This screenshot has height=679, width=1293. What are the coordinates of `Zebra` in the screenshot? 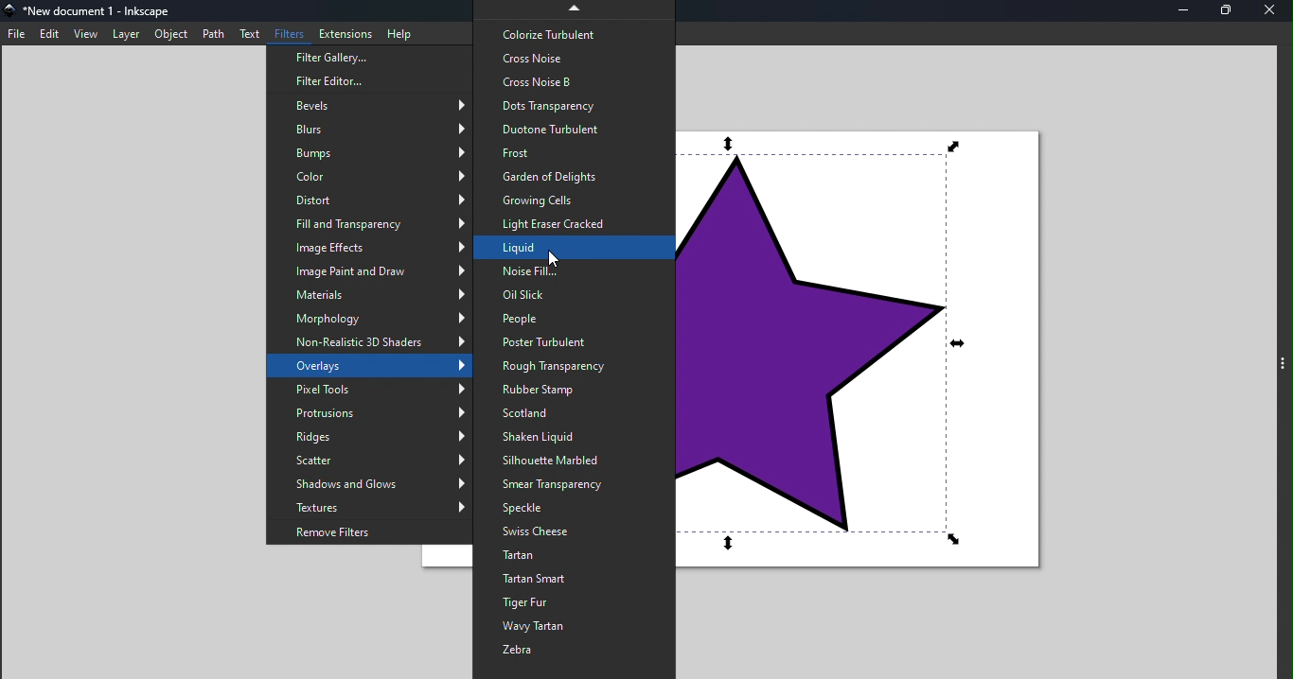 It's located at (576, 653).